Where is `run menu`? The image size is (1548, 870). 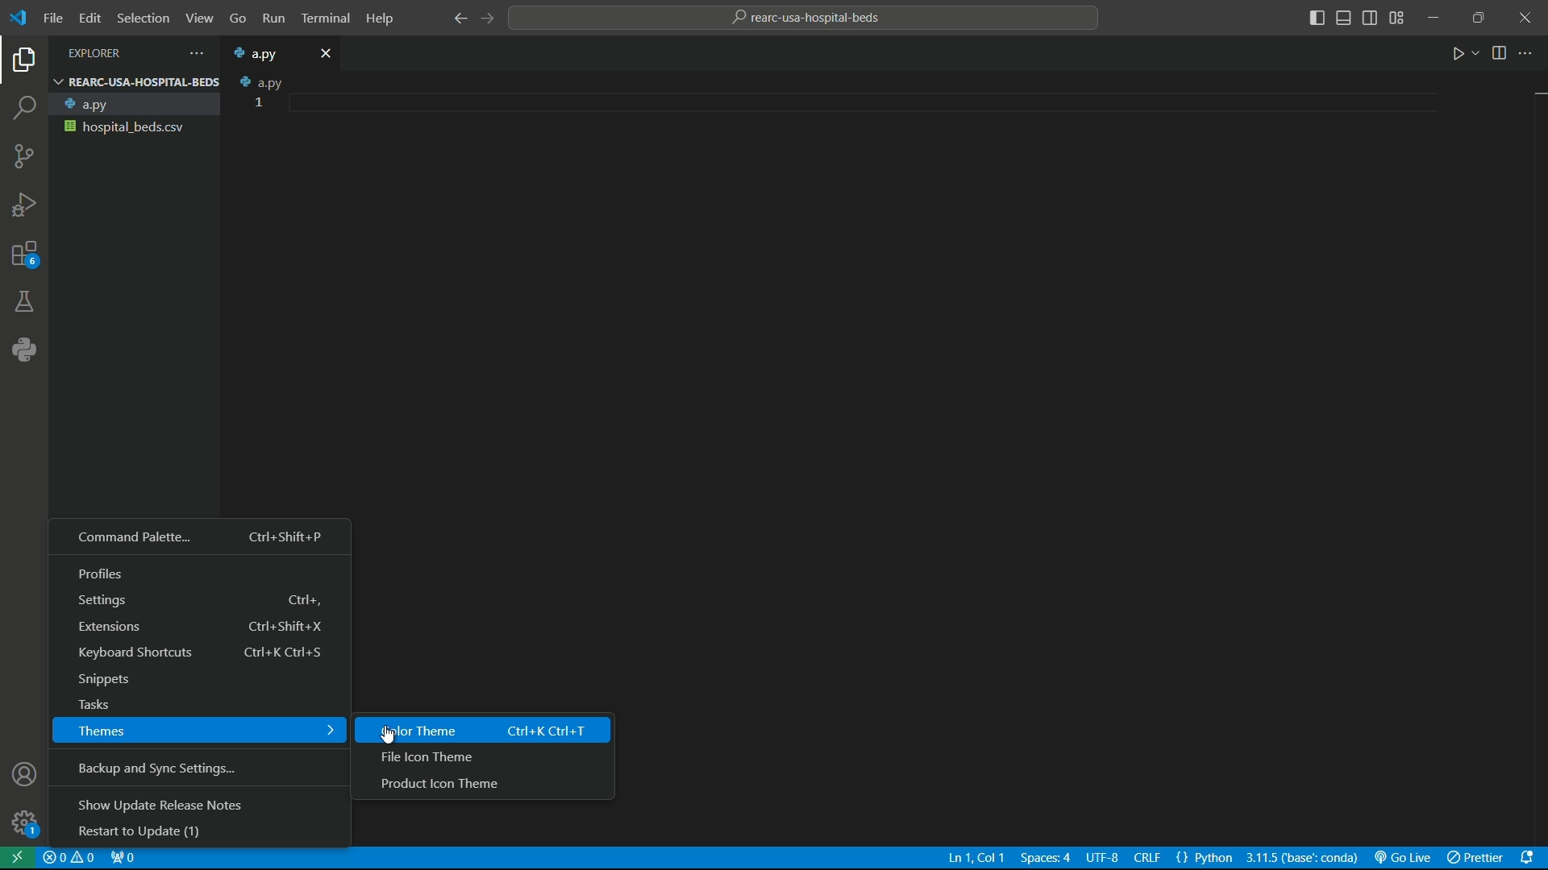 run menu is located at coordinates (272, 19).